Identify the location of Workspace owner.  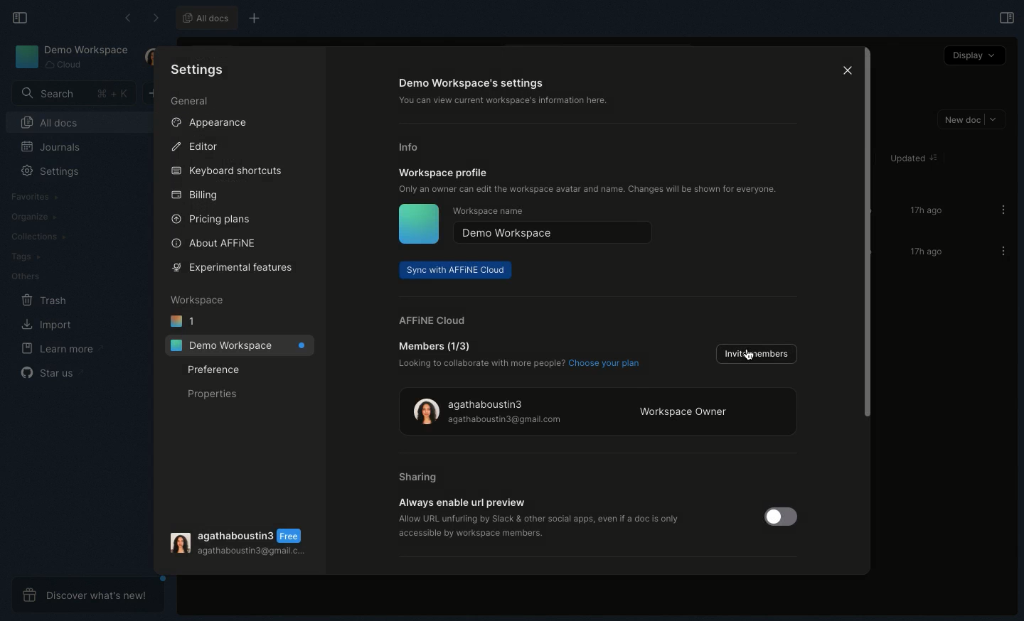
(595, 411).